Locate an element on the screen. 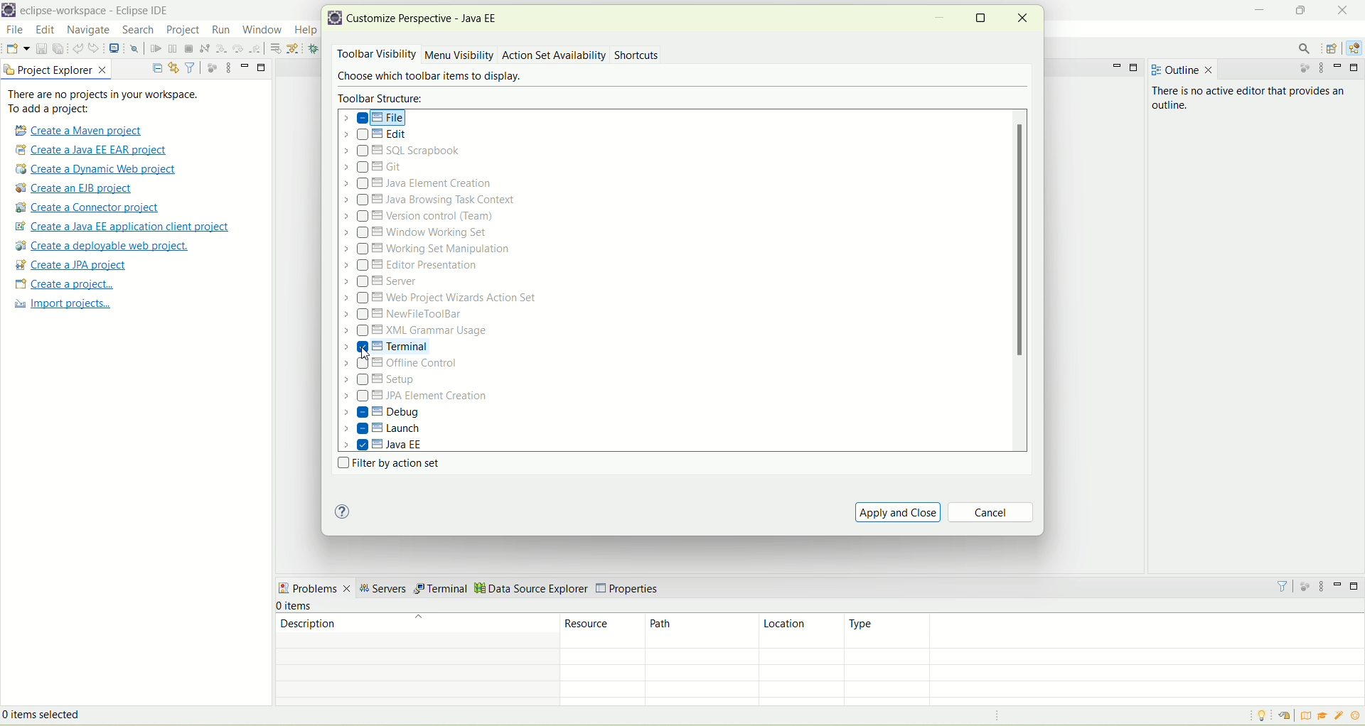 The image size is (1365, 726). Java element creator is located at coordinates (415, 185).